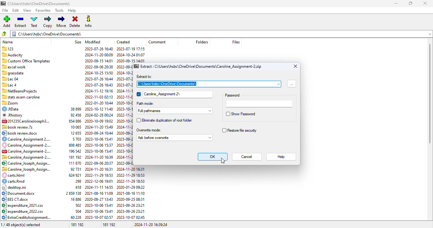 The image size is (433, 228). I want to click on name, so click(8, 42).